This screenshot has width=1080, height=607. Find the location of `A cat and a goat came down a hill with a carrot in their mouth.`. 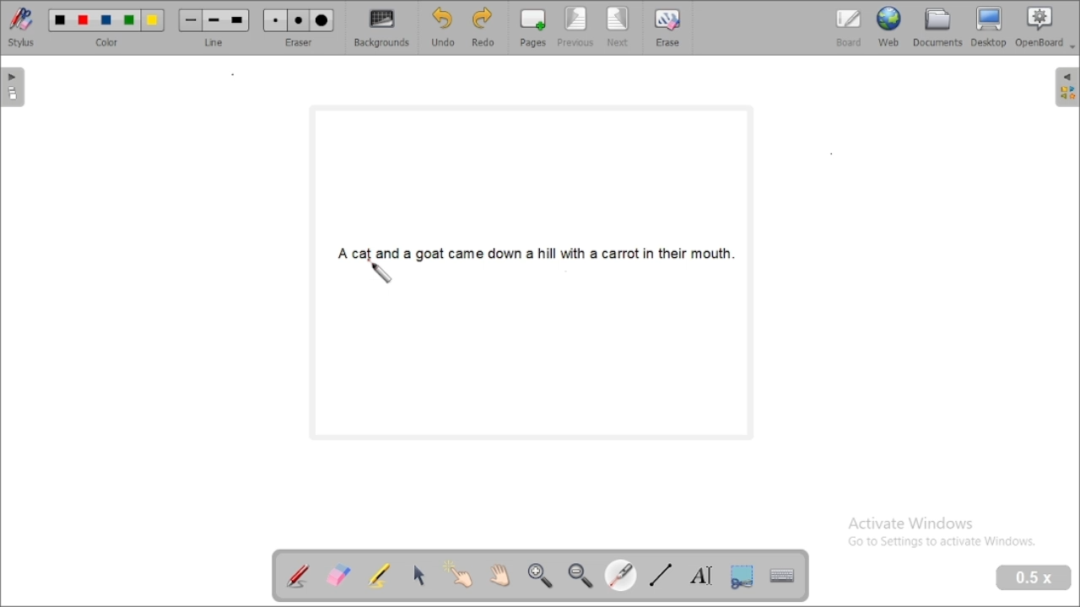

A cat and a goat came down a hill with a carrot in their mouth. is located at coordinates (535, 253).